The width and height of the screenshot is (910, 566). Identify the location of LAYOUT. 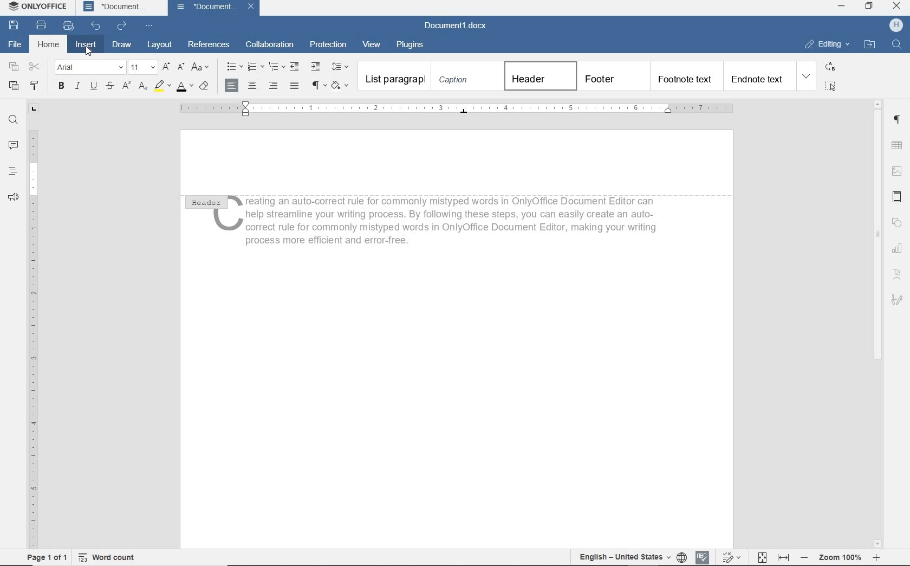
(160, 44).